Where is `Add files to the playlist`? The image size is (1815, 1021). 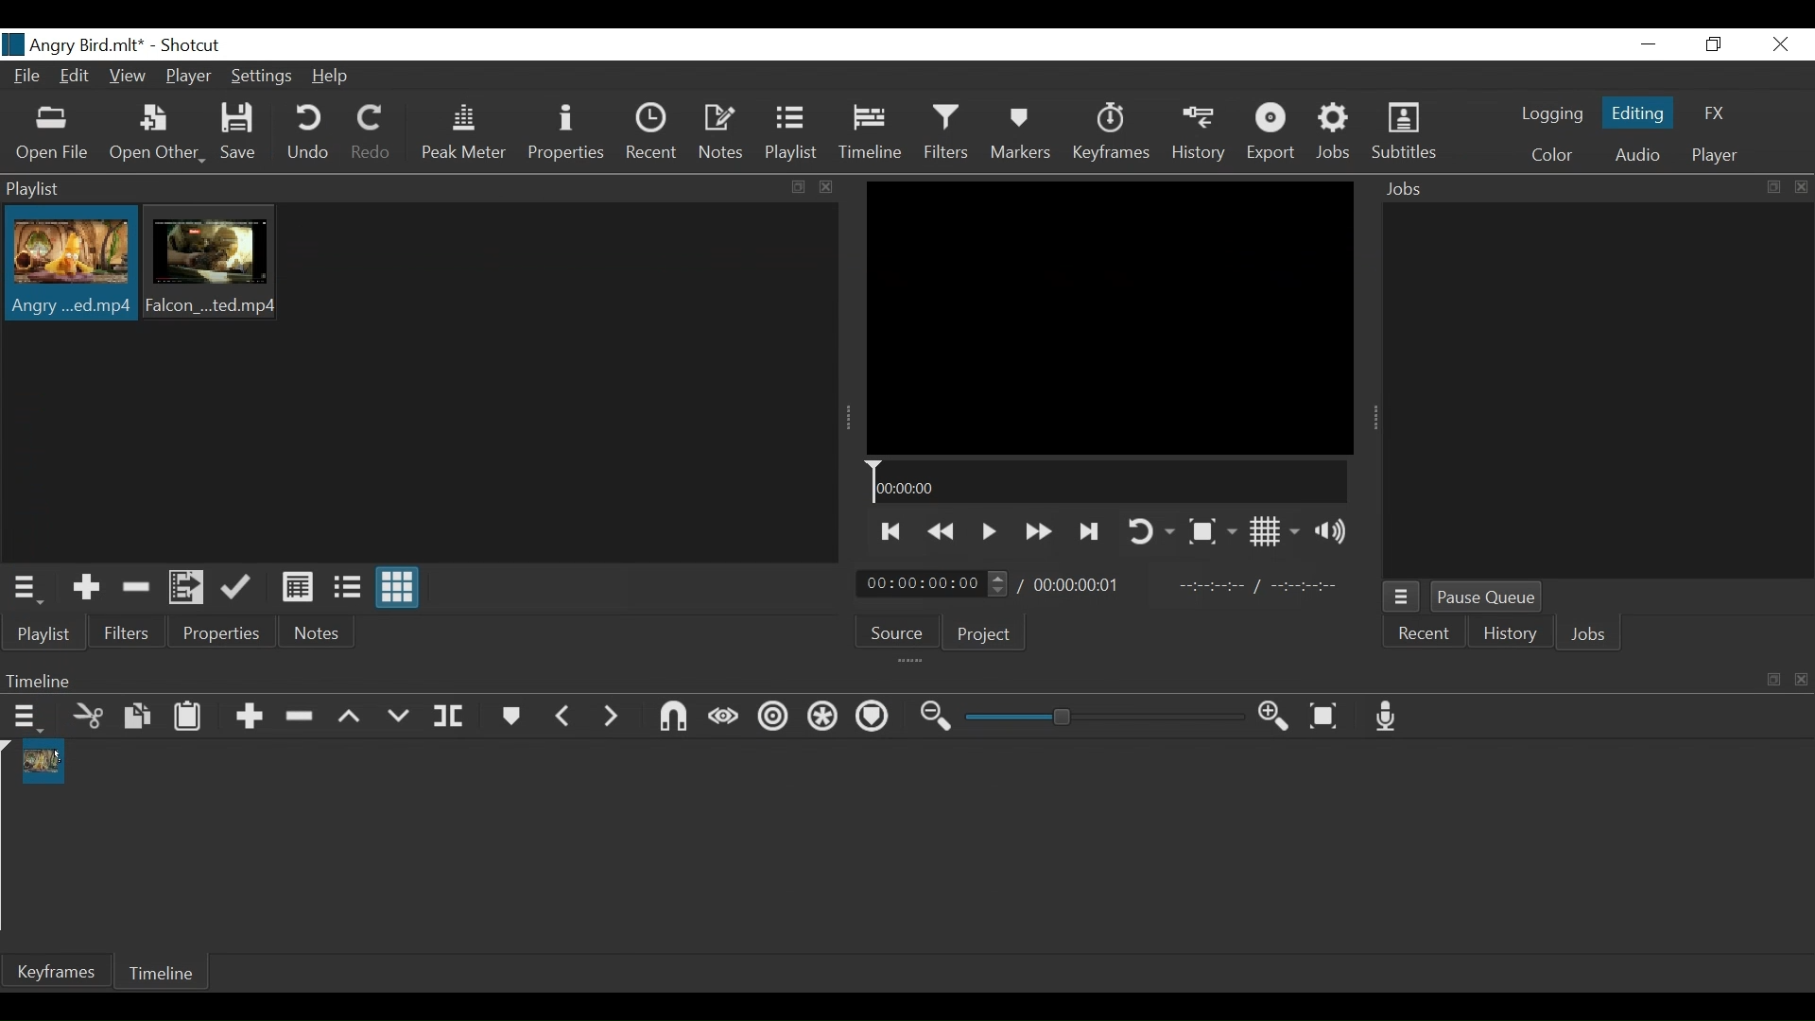 Add files to the playlist is located at coordinates (188, 588).